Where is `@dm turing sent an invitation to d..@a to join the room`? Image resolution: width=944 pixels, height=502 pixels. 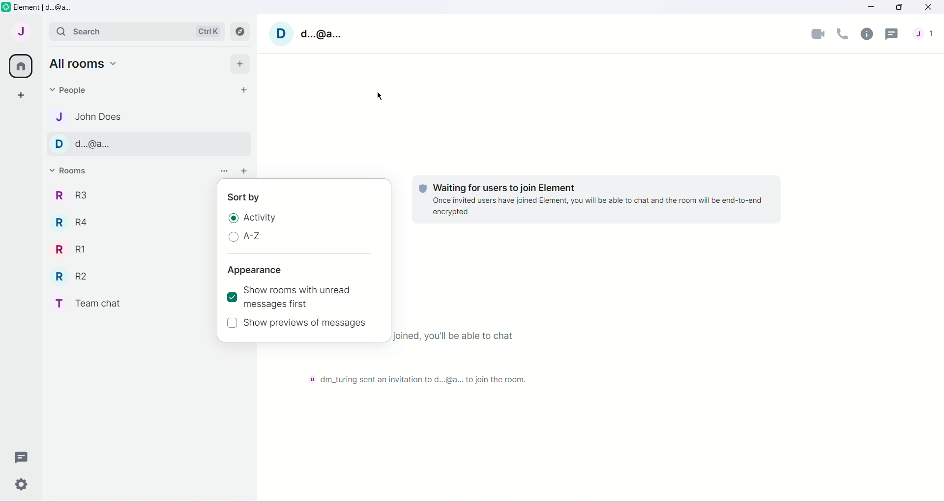
@dm turing sent an invitation to d..@a to join the room is located at coordinates (416, 381).